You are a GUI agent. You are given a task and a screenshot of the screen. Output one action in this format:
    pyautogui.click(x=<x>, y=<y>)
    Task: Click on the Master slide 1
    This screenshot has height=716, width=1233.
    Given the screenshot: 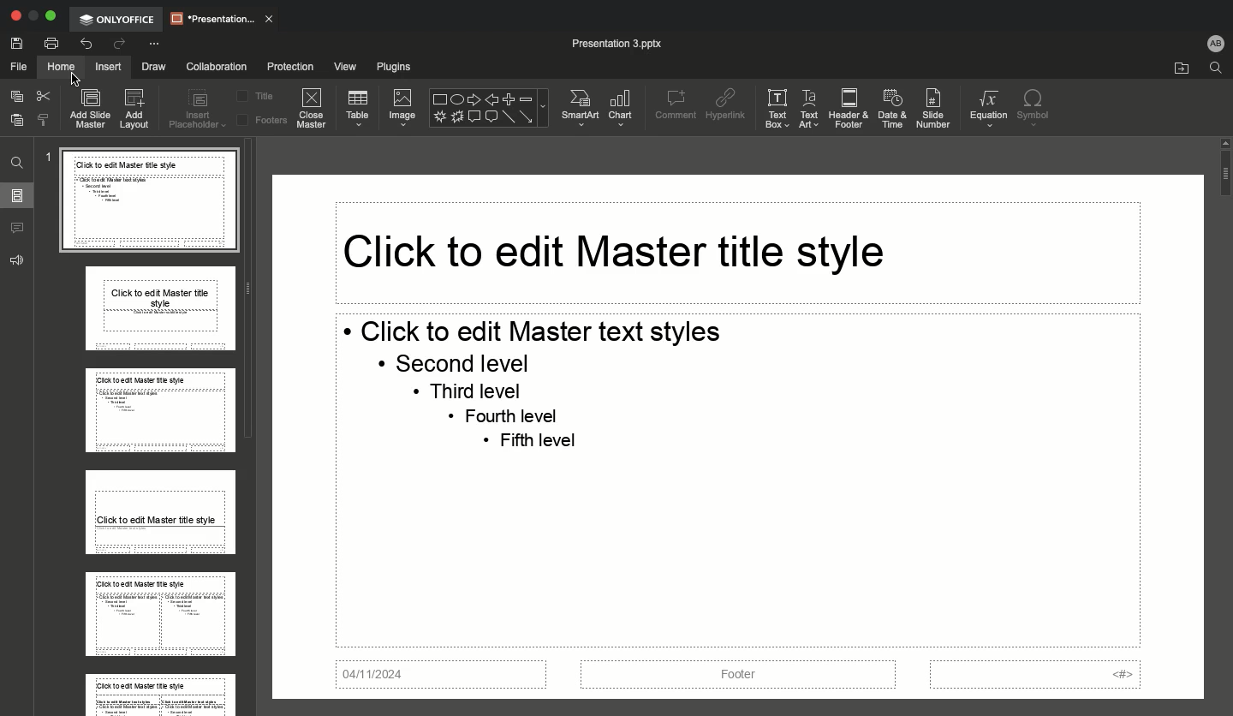 What is the action you would take?
    pyautogui.click(x=150, y=204)
    